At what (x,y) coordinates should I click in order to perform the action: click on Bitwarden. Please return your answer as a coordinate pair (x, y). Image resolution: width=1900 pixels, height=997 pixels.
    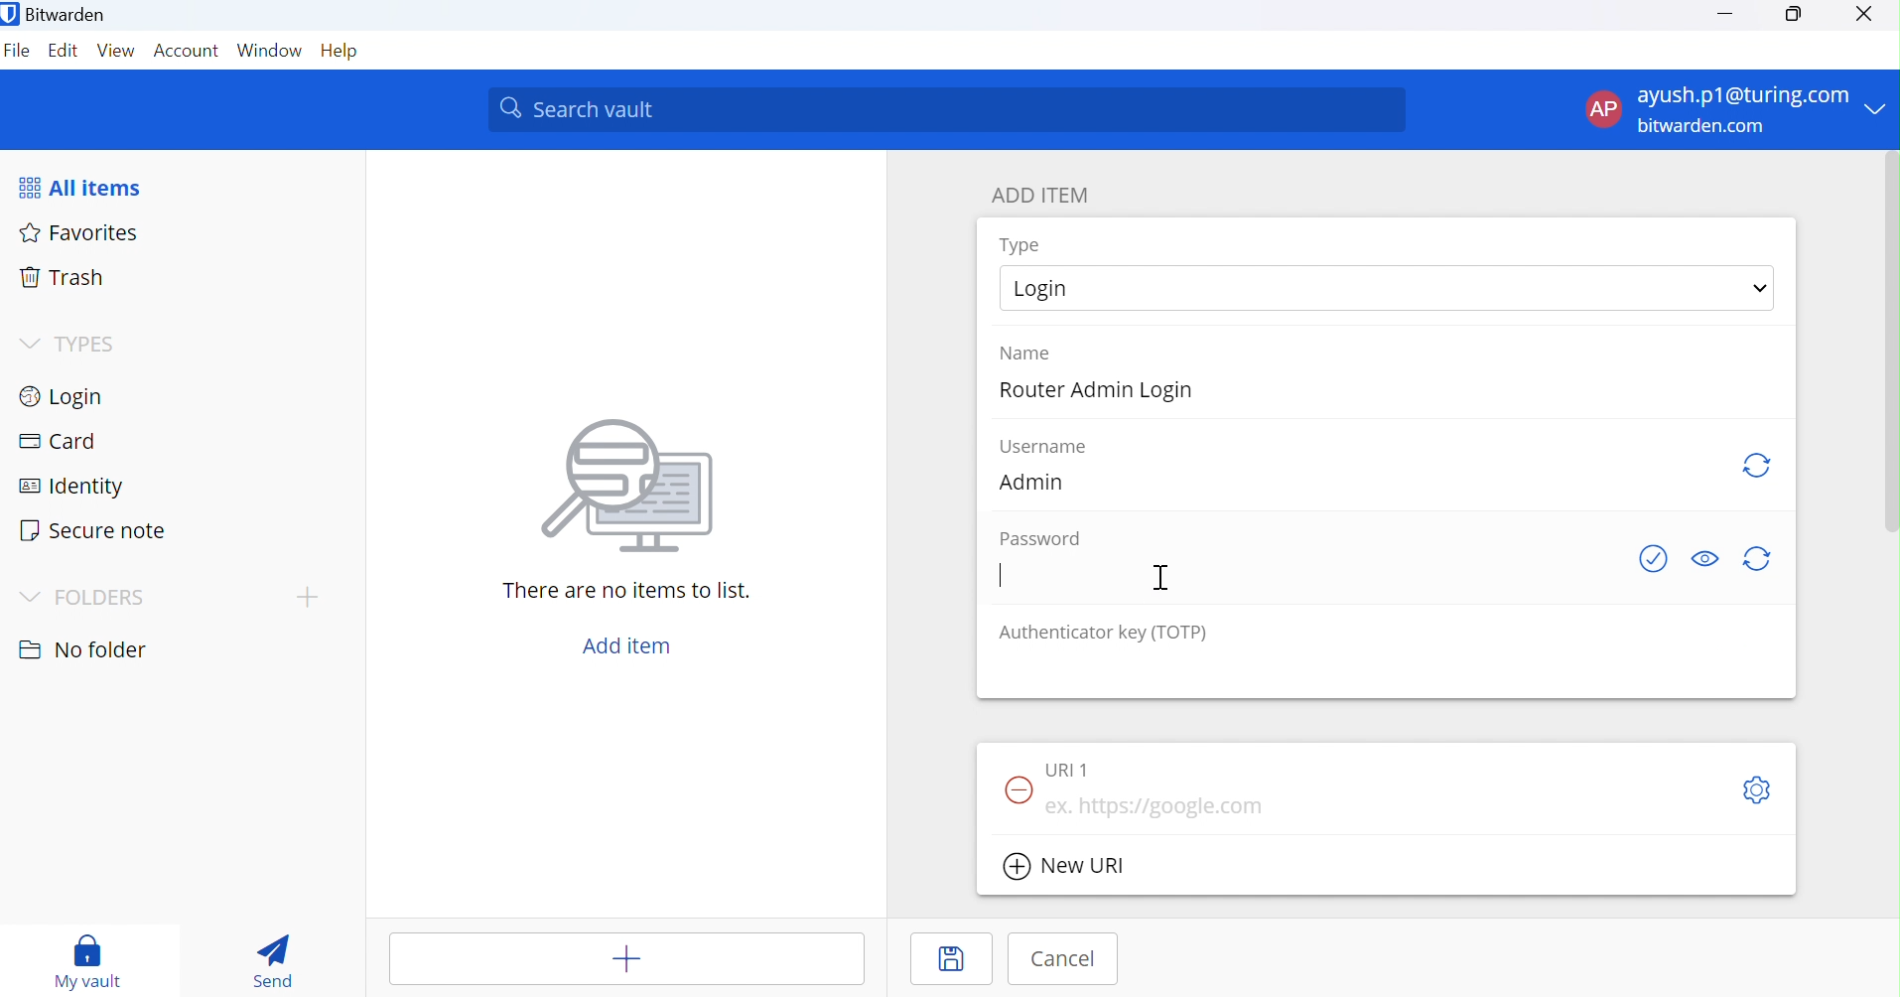
    Looking at the image, I should click on (57, 13).